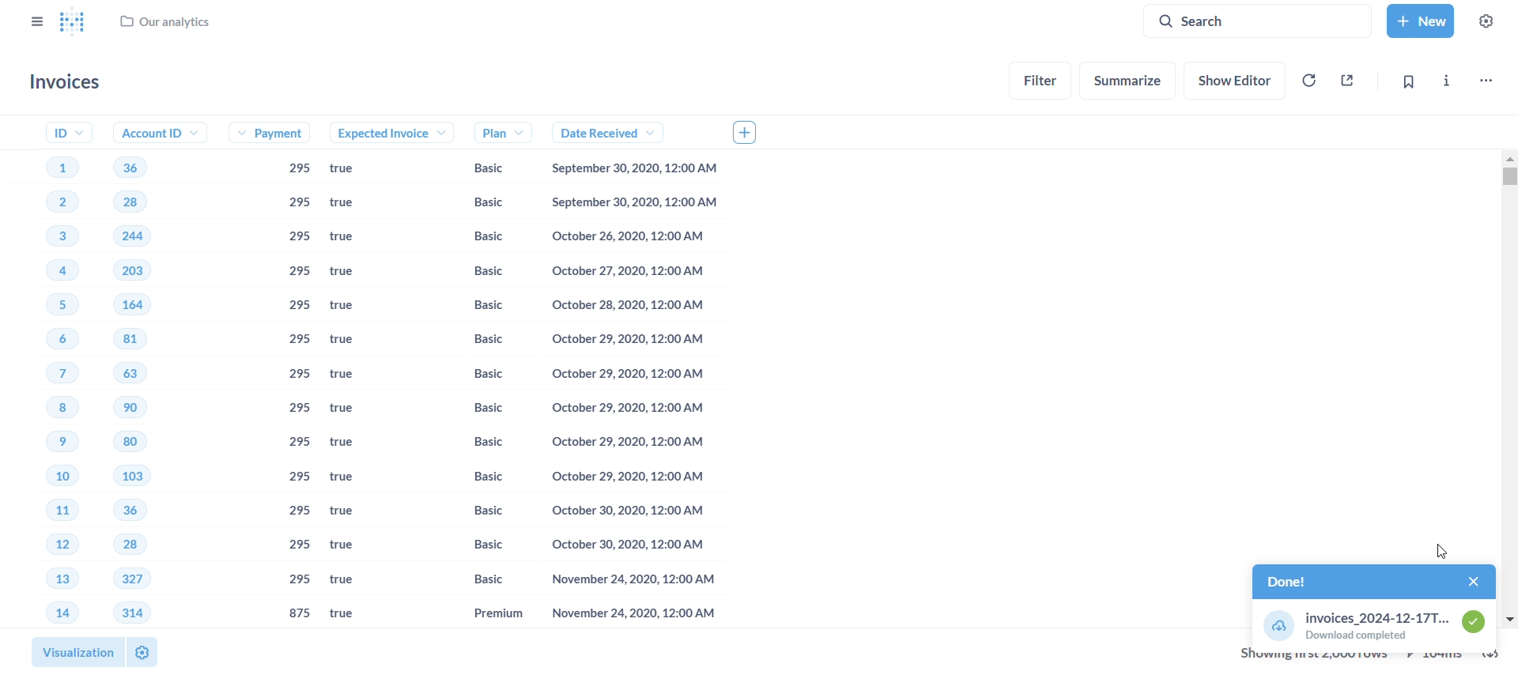 This screenshot has height=675, width=1518. What do you see at coordinates (485, 132) in the screenshot?
I see `plan` at bounding box center [485, 132].